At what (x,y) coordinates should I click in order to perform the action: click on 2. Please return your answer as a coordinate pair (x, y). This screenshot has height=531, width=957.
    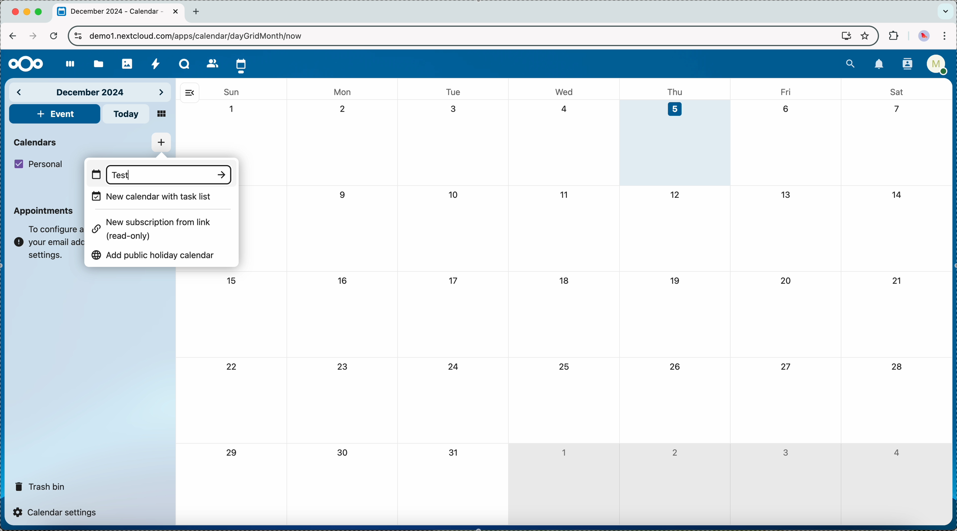
    Looking at the image, I should click on (675, 452).